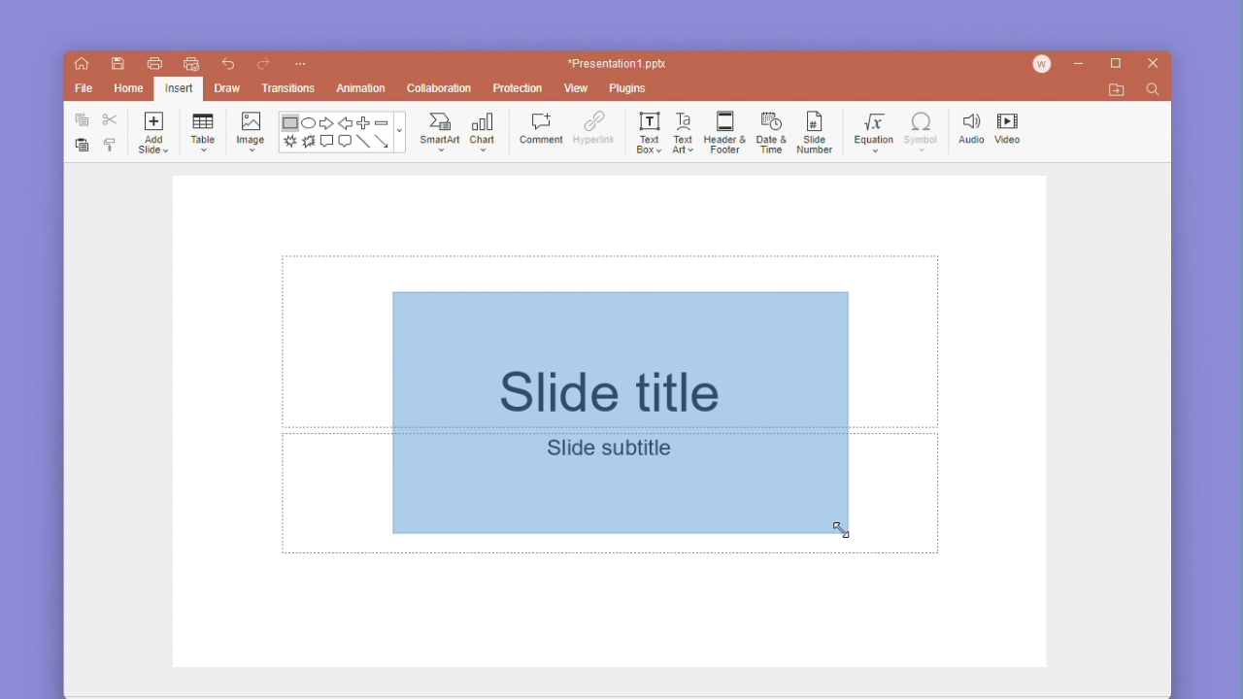 The width and height of the screenshot is (1243, 699). I want to click on cursor, so click(844, 529).